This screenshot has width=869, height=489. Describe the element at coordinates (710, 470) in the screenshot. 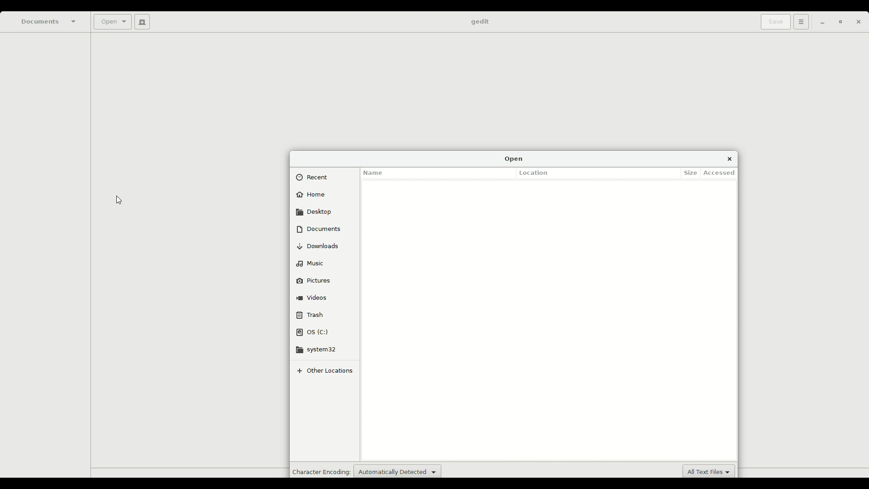

I see `New default extension` at that location.